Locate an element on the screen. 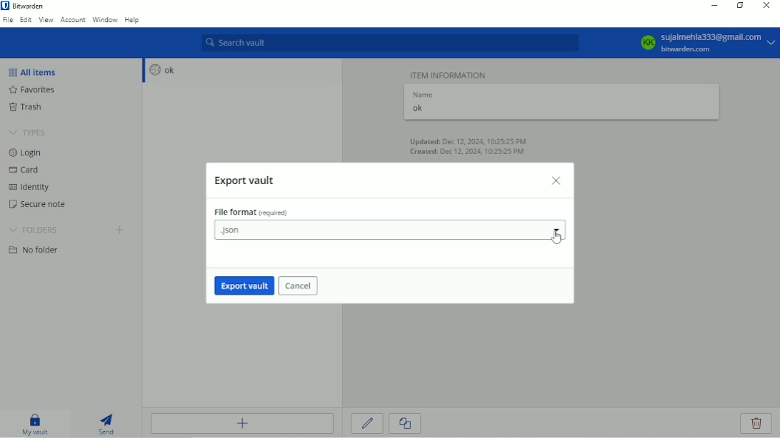  Delete is located at coordinates (757, 424).